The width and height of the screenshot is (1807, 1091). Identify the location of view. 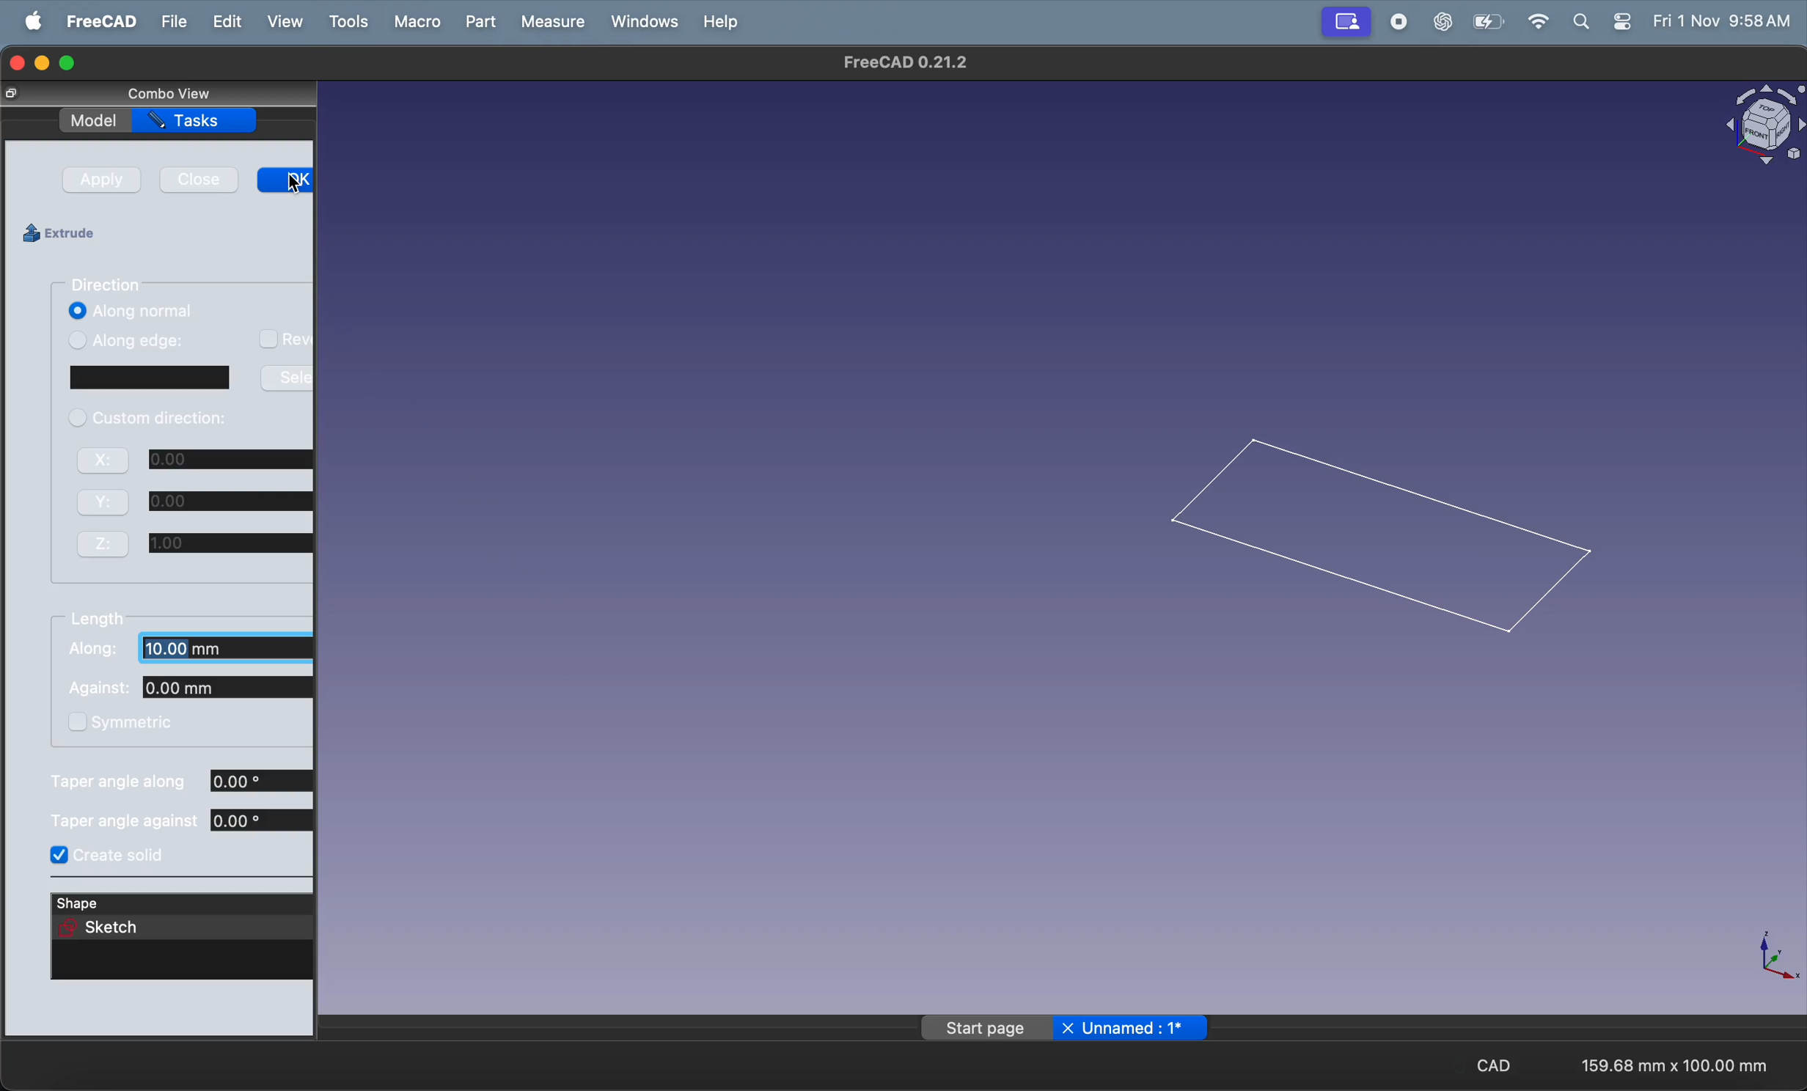
(280, 22).